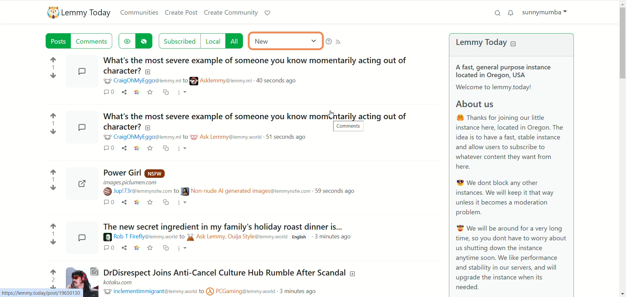  What do you see at coordinates (268, 13) in the screenshot?
I see `support lemmy` at bounding box center [268, 13].